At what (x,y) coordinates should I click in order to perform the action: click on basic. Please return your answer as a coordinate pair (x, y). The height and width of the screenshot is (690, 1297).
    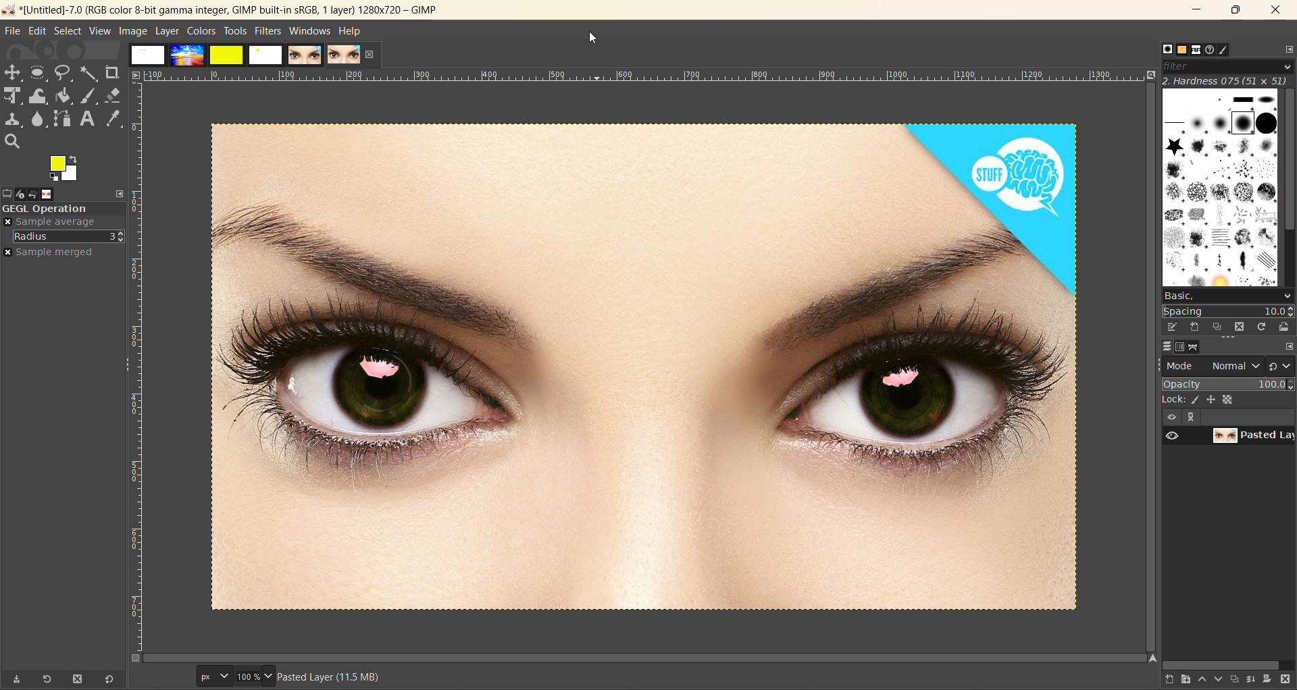
    Looking at the image, I should click on (1229, 297).